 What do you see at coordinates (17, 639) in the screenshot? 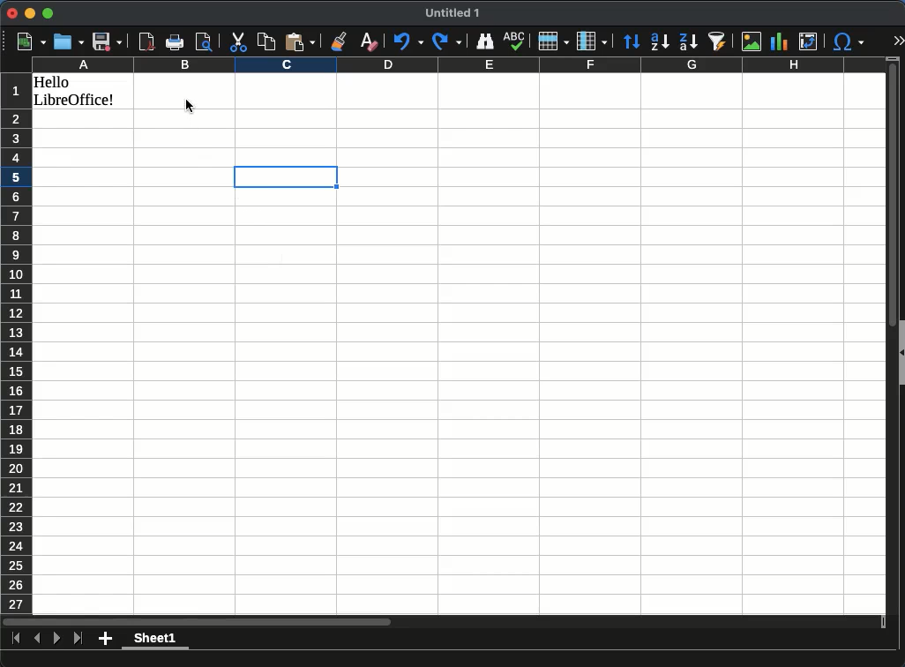
I see `last sheet` at bounding box center [17, 639].